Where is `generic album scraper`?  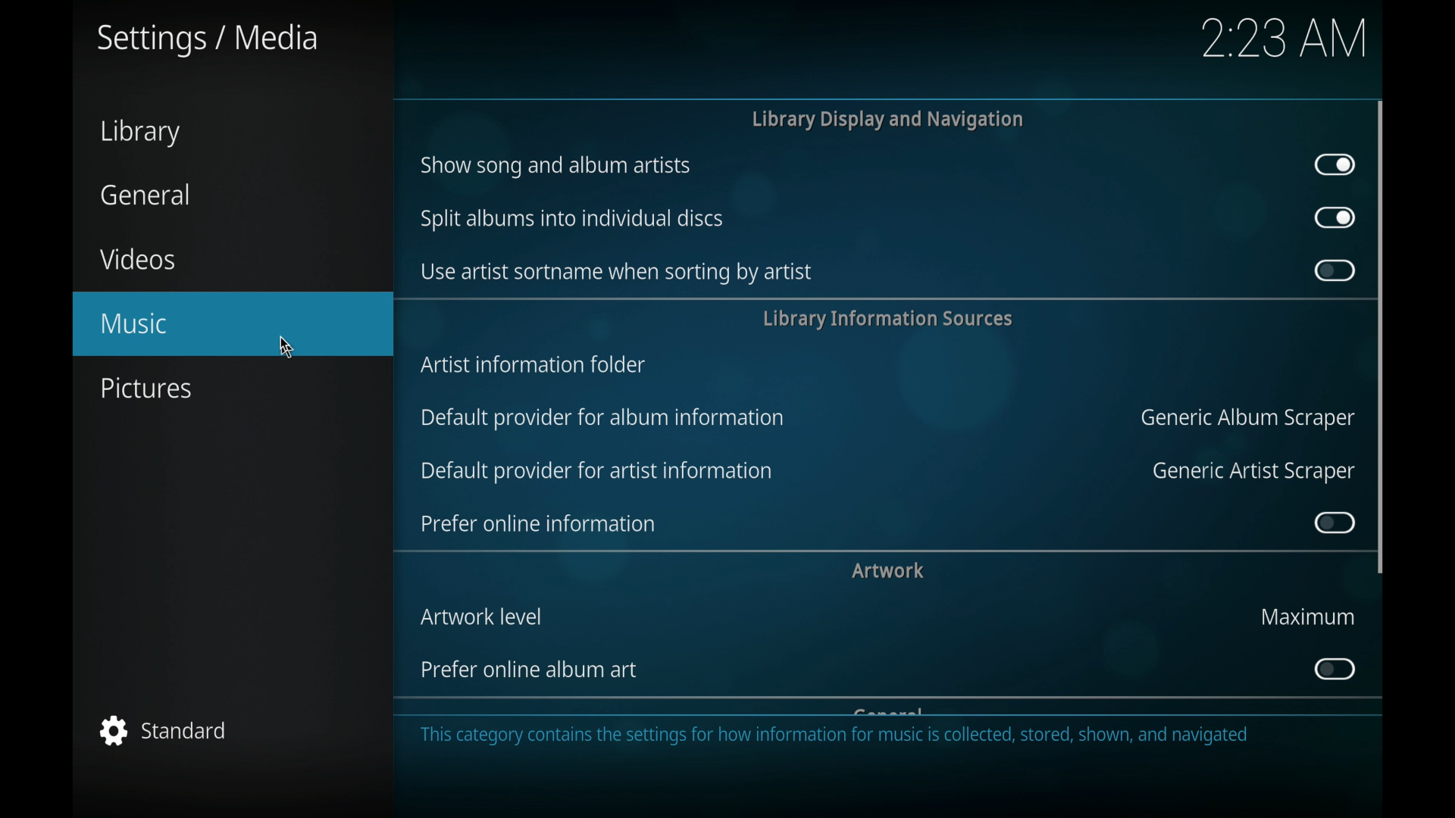
generic album scraper is located at coordinates (1244, 419).